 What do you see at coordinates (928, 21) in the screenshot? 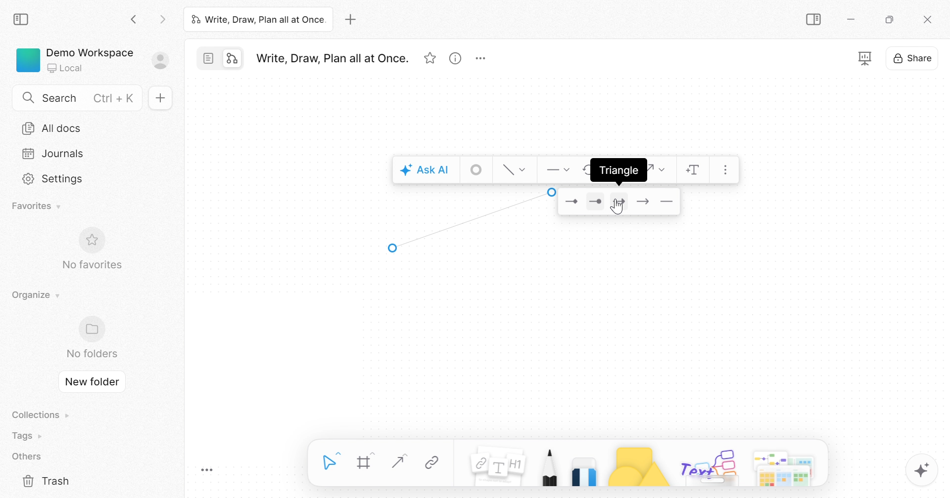
I see `Close` at bounding box center [928, 21].